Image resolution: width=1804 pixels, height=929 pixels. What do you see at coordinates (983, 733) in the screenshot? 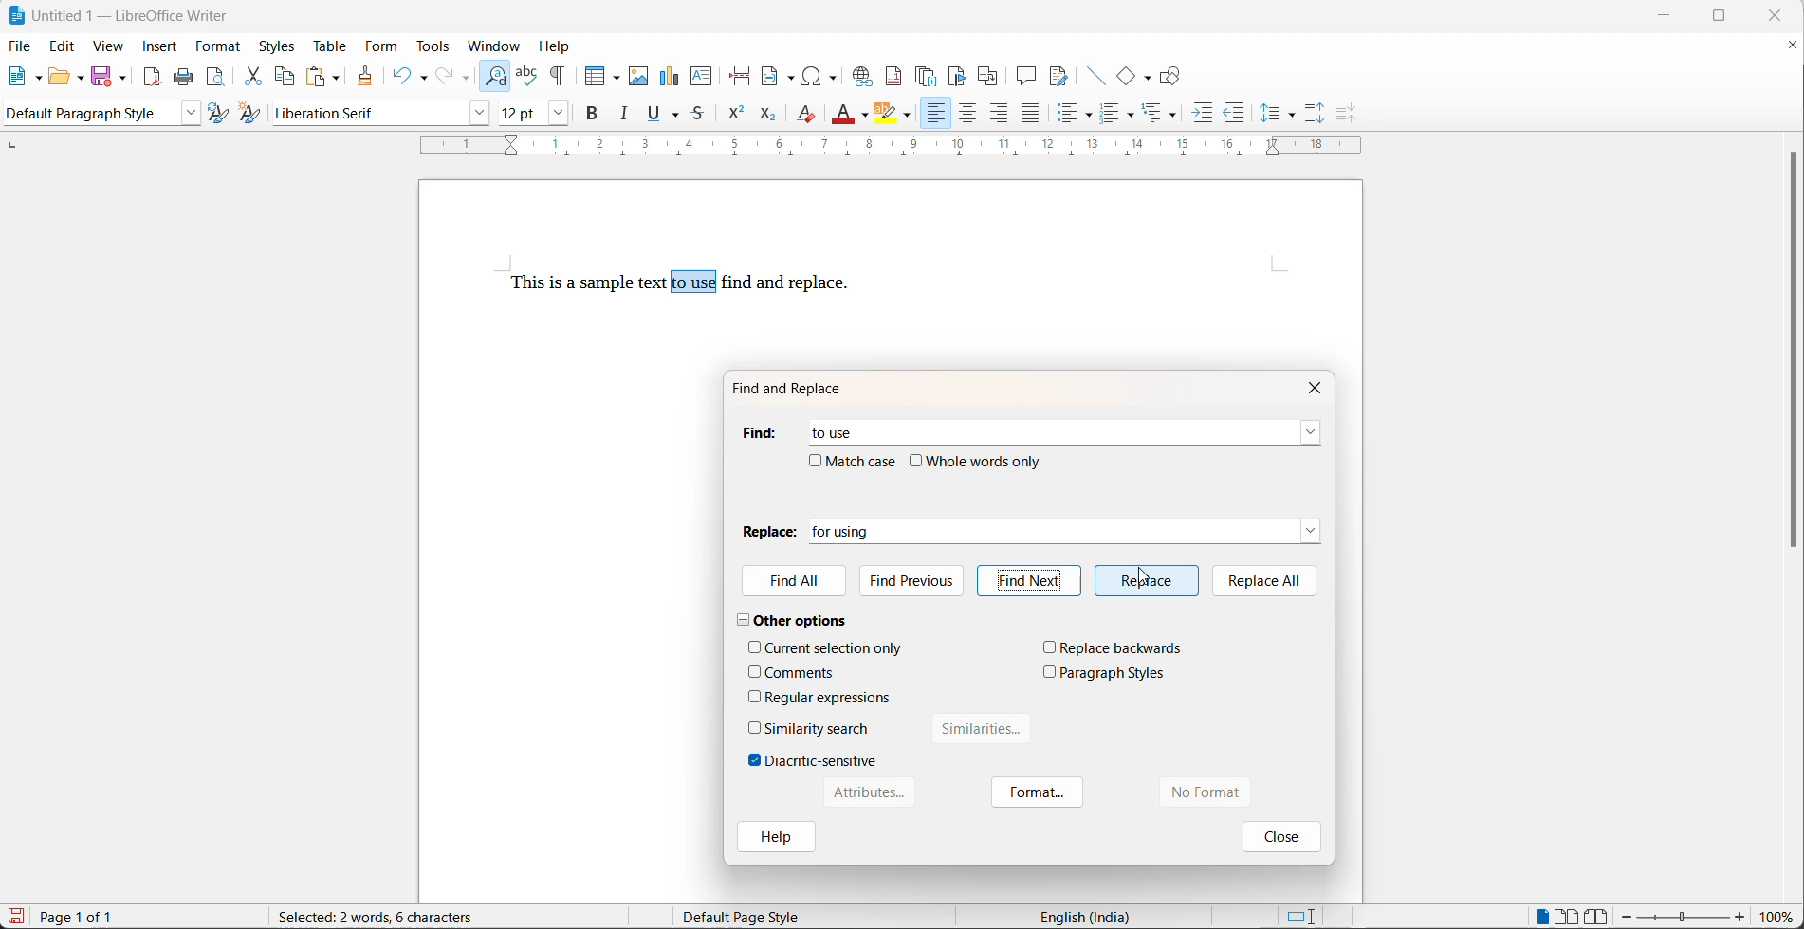
I see `similarities button` at bounding box center [983, 733].